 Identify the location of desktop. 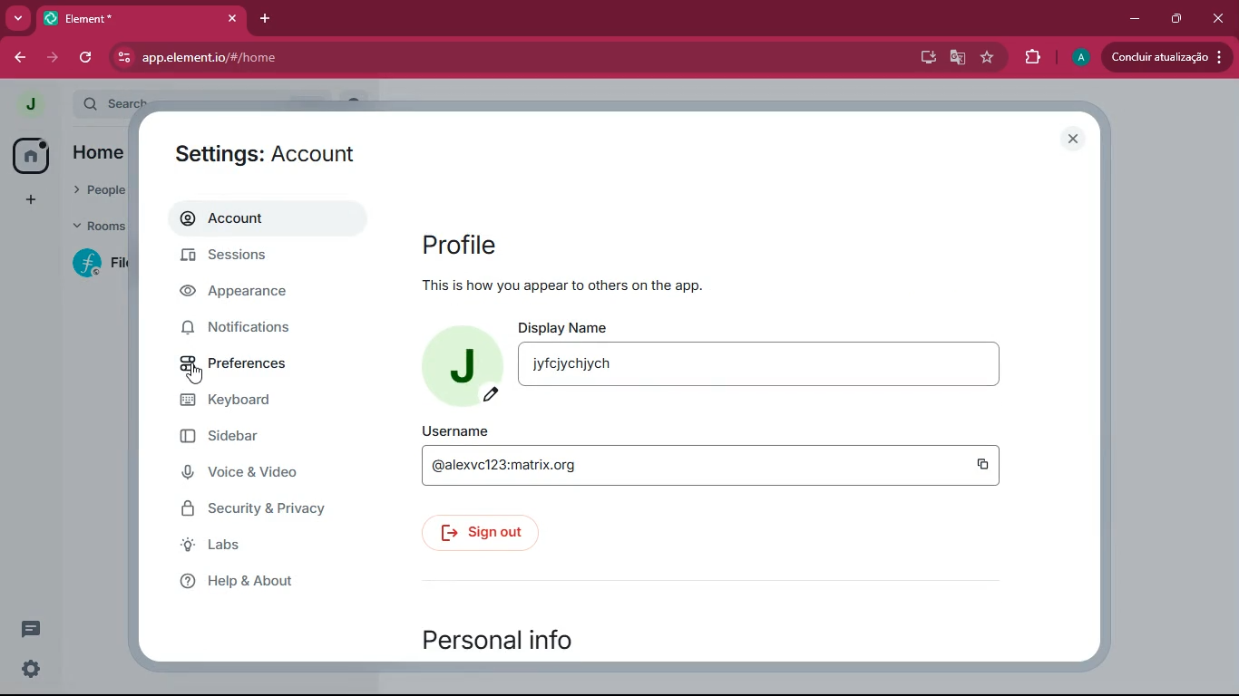
(926, 58).